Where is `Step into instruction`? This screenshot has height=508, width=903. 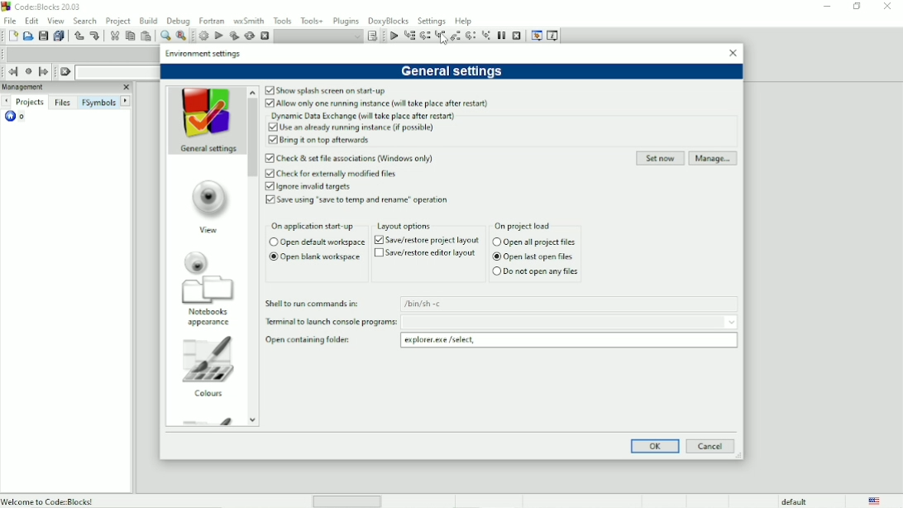
Step into instruction is located at coordinates (486, 36).